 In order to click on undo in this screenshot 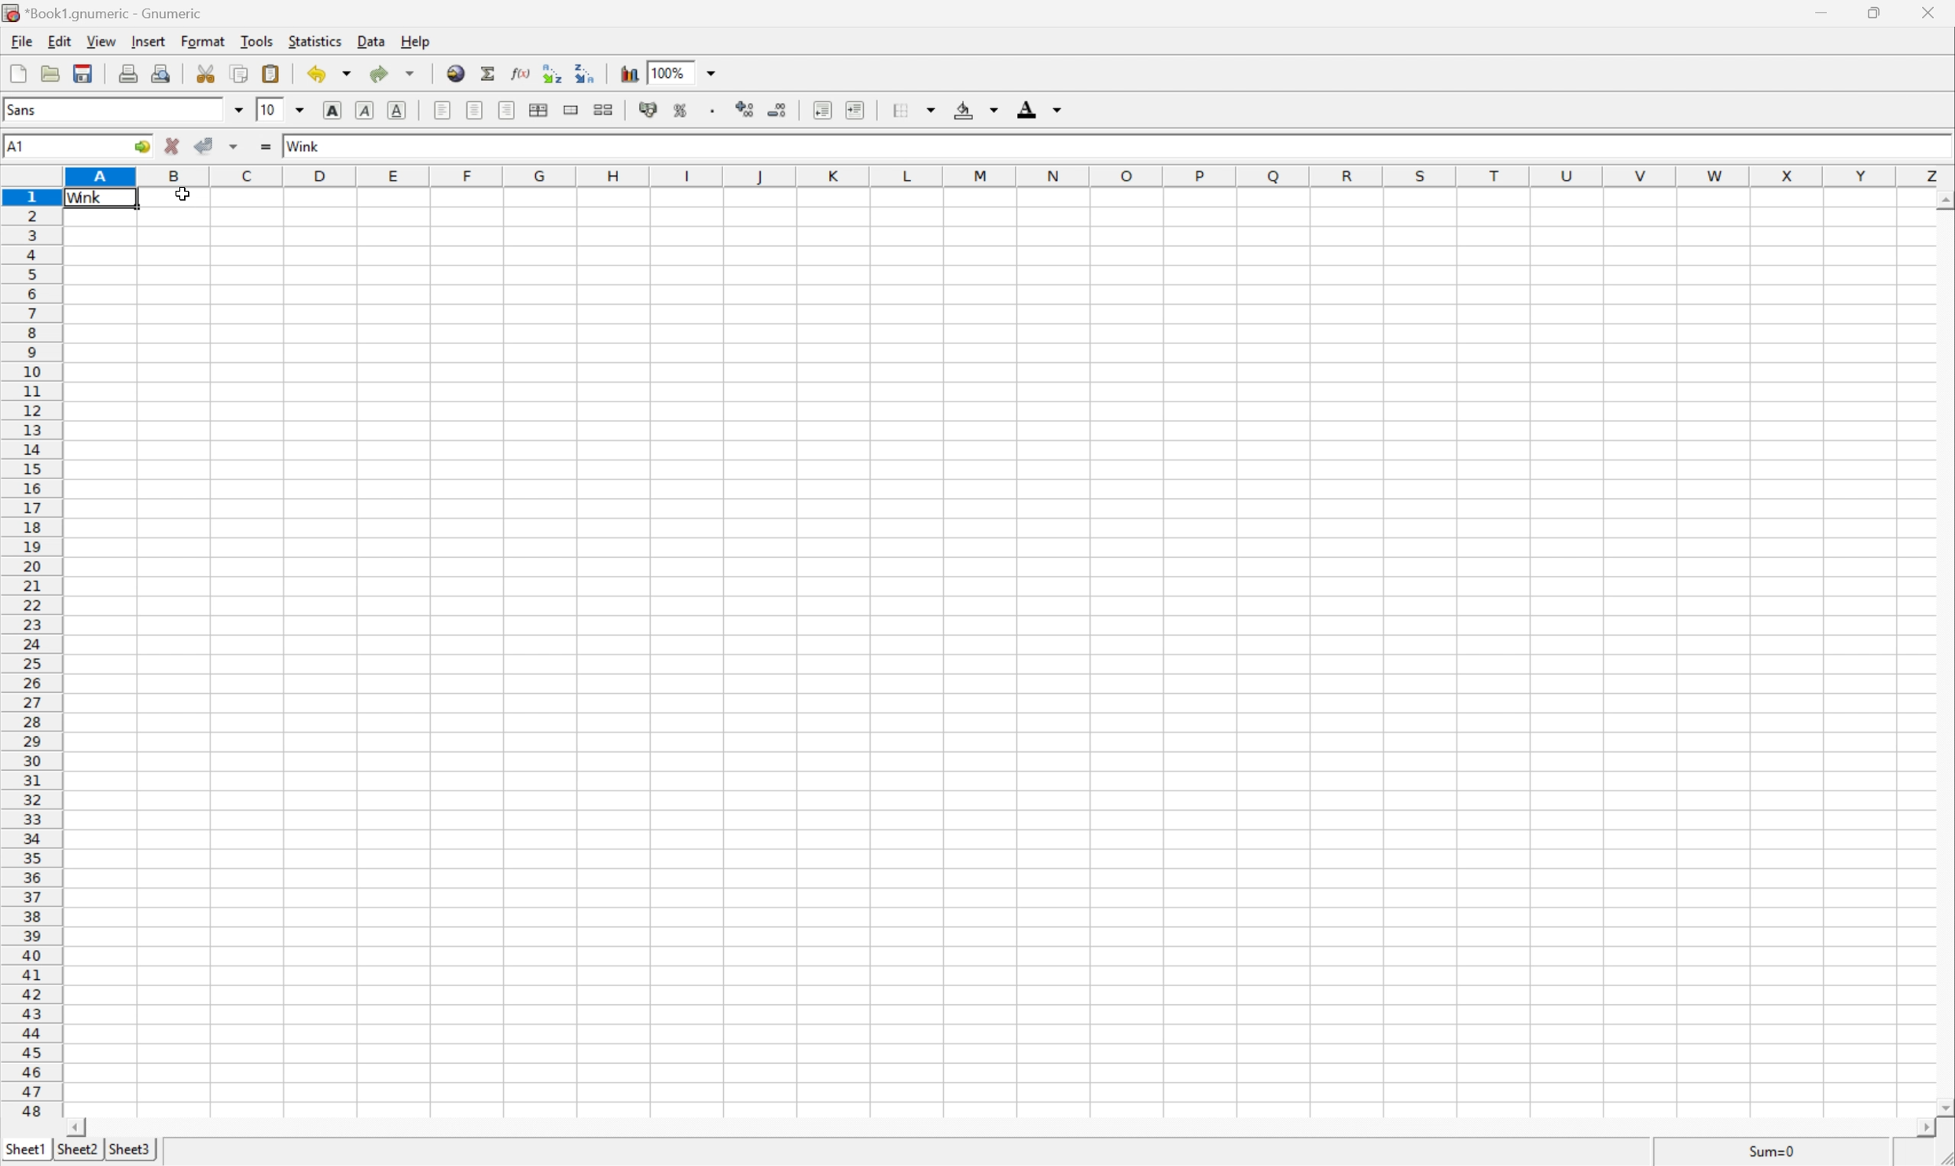, I will do `click(328, 75)`.